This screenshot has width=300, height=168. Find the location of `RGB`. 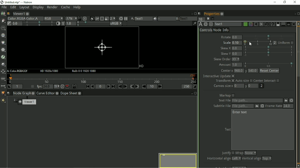

RGB is located at coordinates (54, 18).